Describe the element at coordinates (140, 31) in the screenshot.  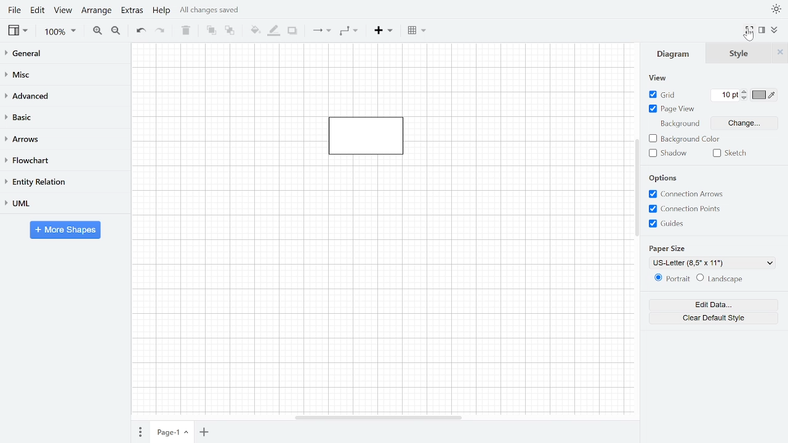
I see `Undo` at that location.